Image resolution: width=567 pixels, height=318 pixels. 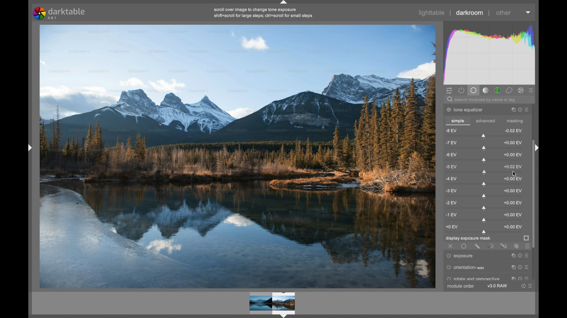 What do you see at coordinates (520, 109) in the screenshot?
I see `reset parameter` at bounding box center [520, 109].